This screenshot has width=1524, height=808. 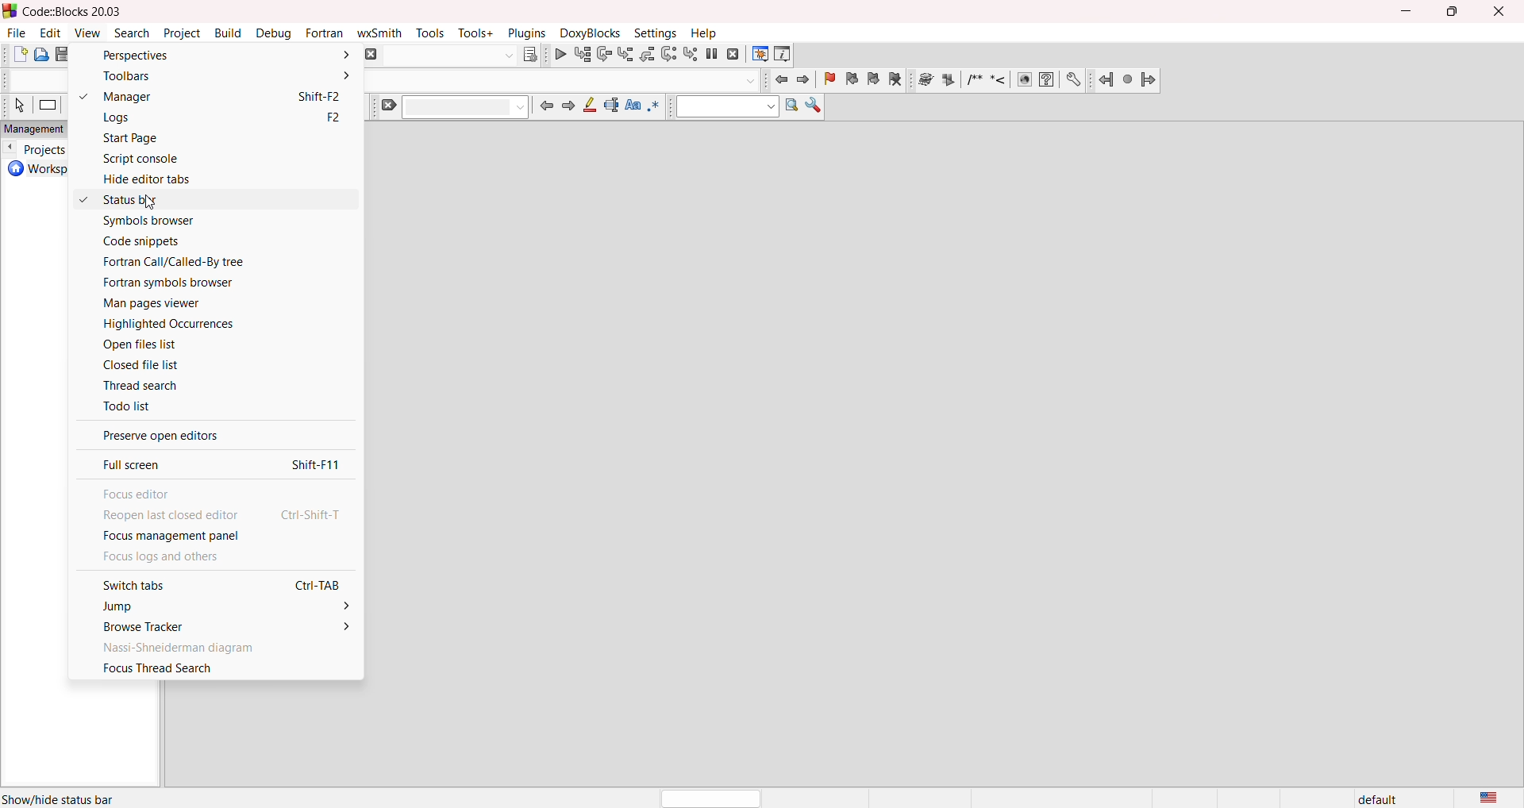 What do you see at coordinates (1408, 10) in the screenshot?
I see `minimize` at bounding box center [1408, 10].